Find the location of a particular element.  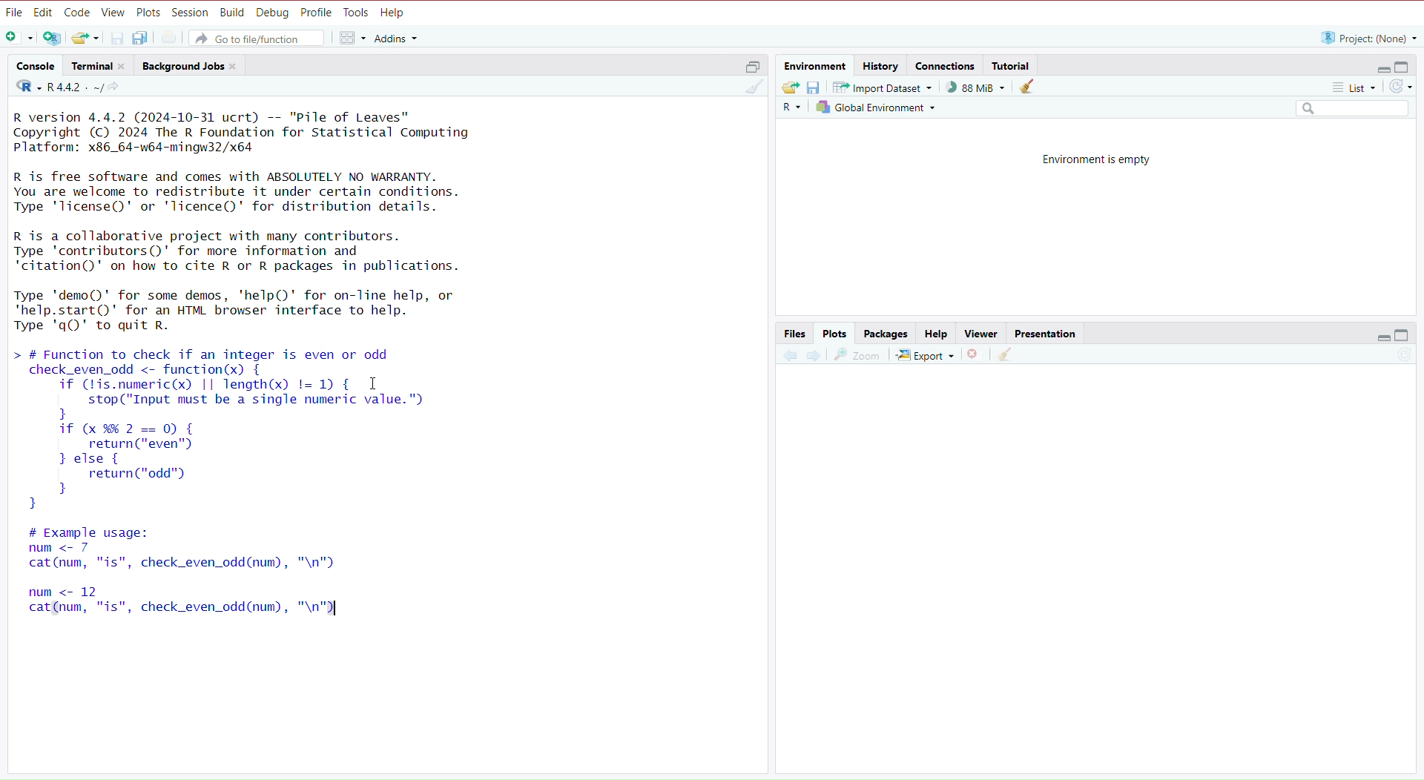

import dataset is located at coordinates (887, 87).